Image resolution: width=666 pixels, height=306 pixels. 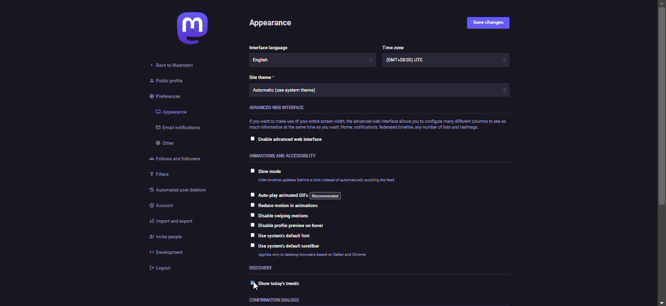 What do you see at coordinates (176, 159) in the screenshot?
I see `follows and followers` at bounding box center [176, 159].